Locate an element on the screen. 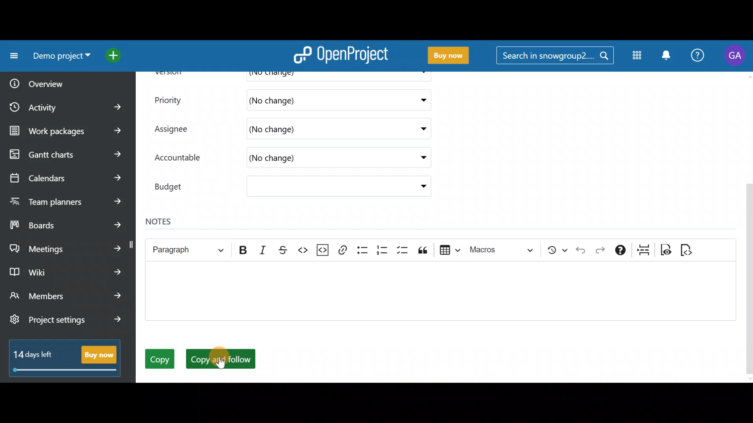 The height and width of the screenshot is (423, 753). Accountable is located at coordinates (178, 158).